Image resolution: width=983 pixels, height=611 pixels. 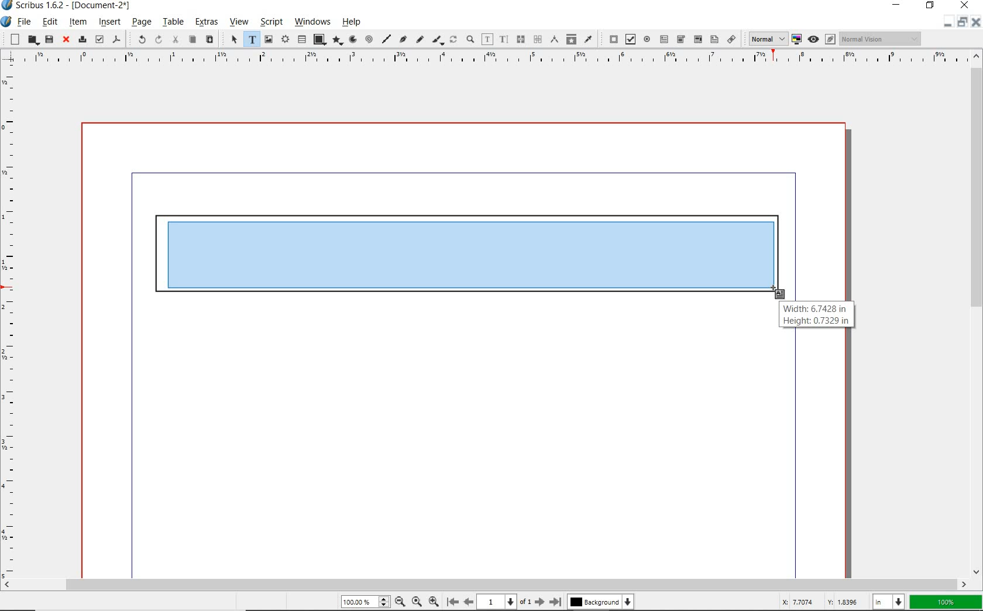 What do you see at coordinates (12, 39) in the screenshot?
I see `new` at bounding box center [12, 39].